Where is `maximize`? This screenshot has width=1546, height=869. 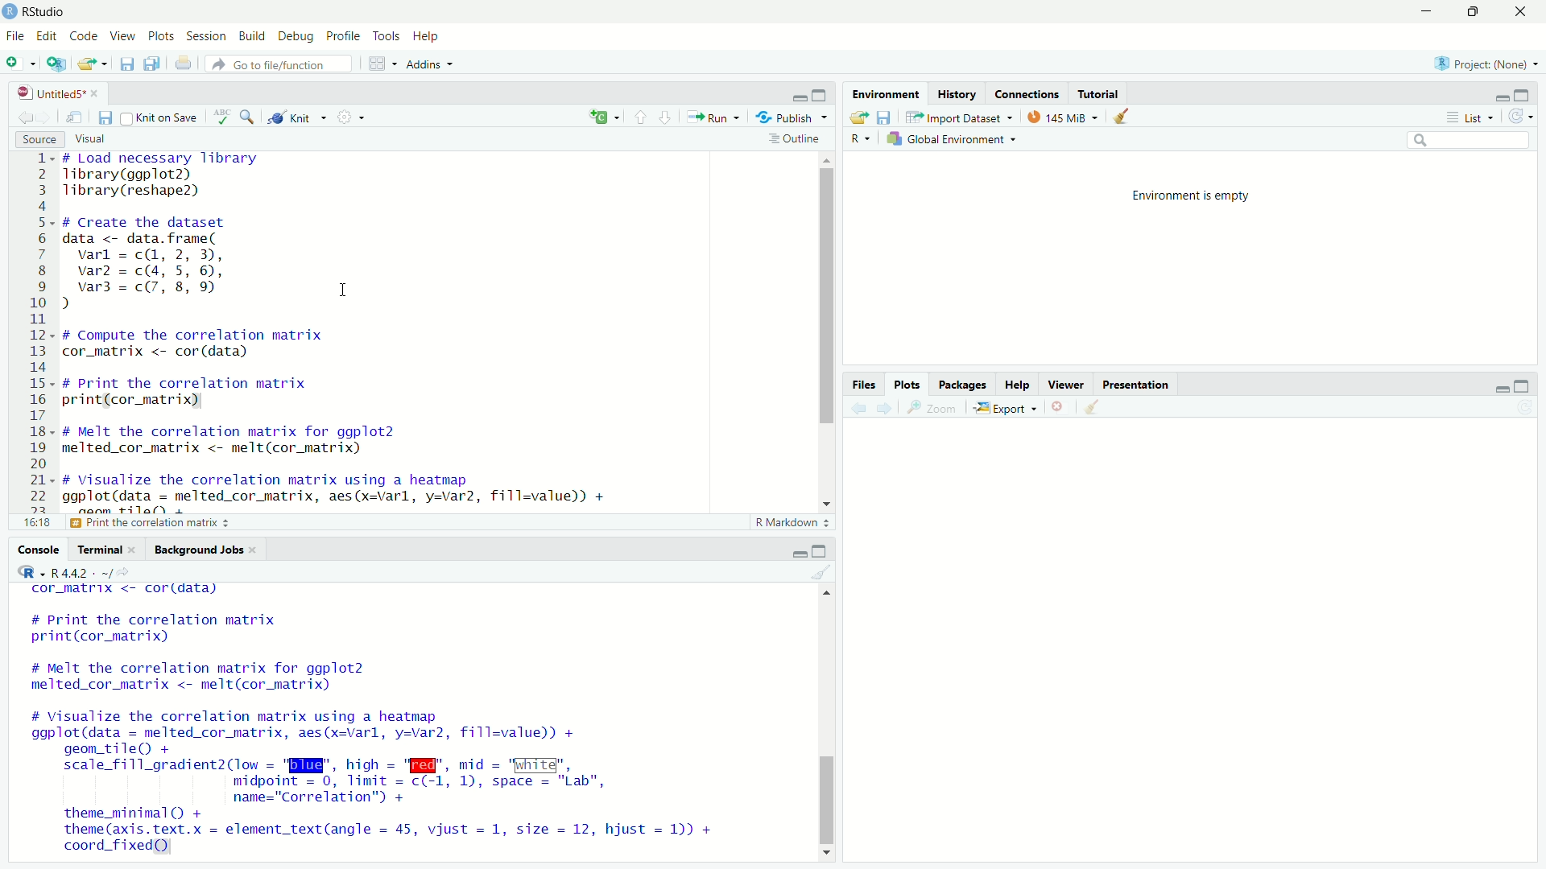 maximize is located at coordinates (1523, 96).